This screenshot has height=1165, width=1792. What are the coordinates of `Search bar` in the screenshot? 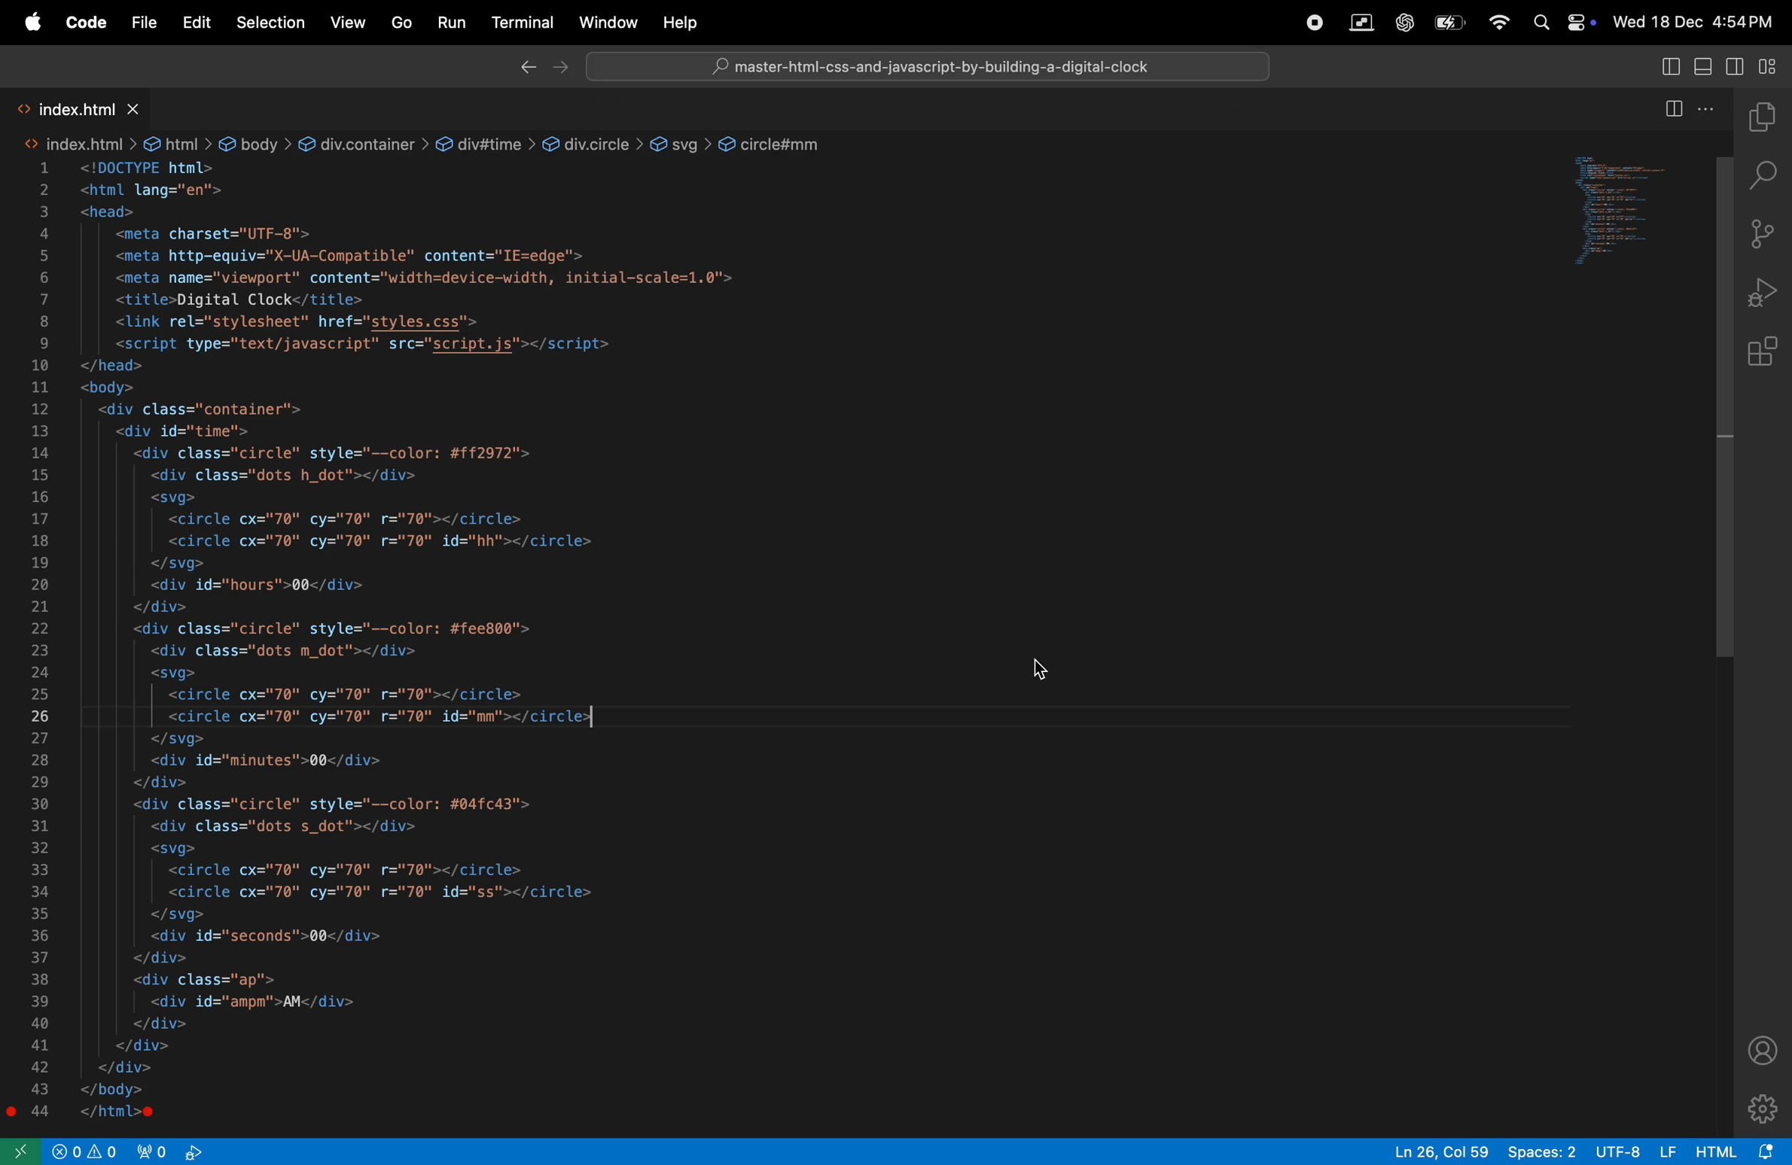 It's located at (928, 65).